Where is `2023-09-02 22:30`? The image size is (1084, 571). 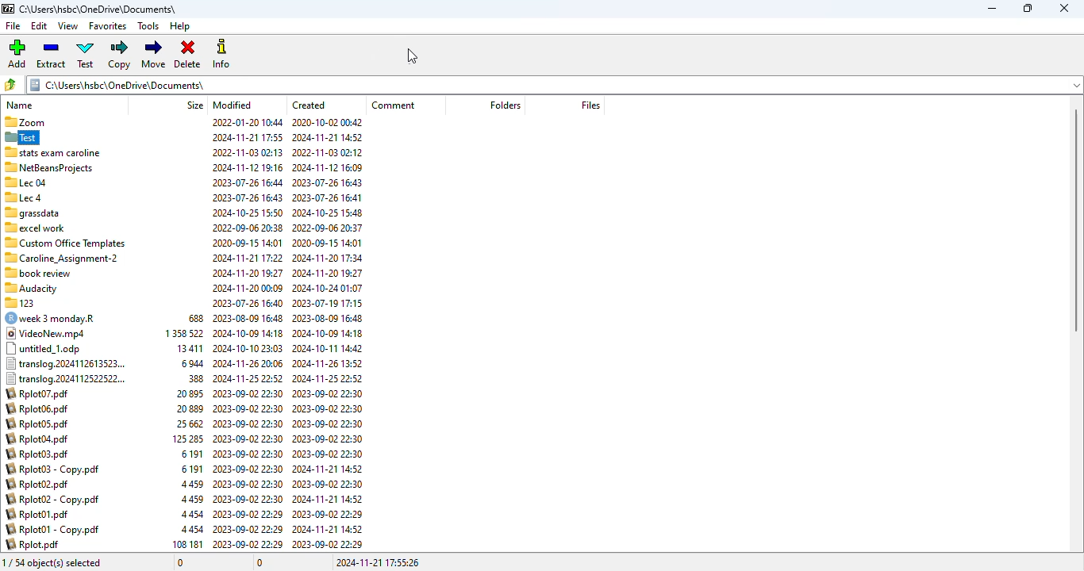 2023-09-02 22:30 is located at coordinates (248, 408).